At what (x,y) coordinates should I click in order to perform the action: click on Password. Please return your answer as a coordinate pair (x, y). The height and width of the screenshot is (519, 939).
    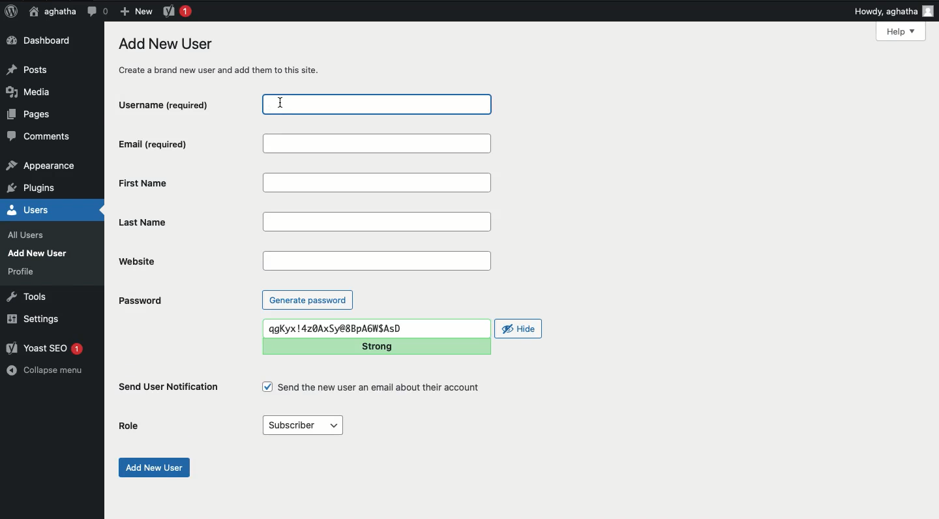
    Looking at the image, I should click on (140, 301).